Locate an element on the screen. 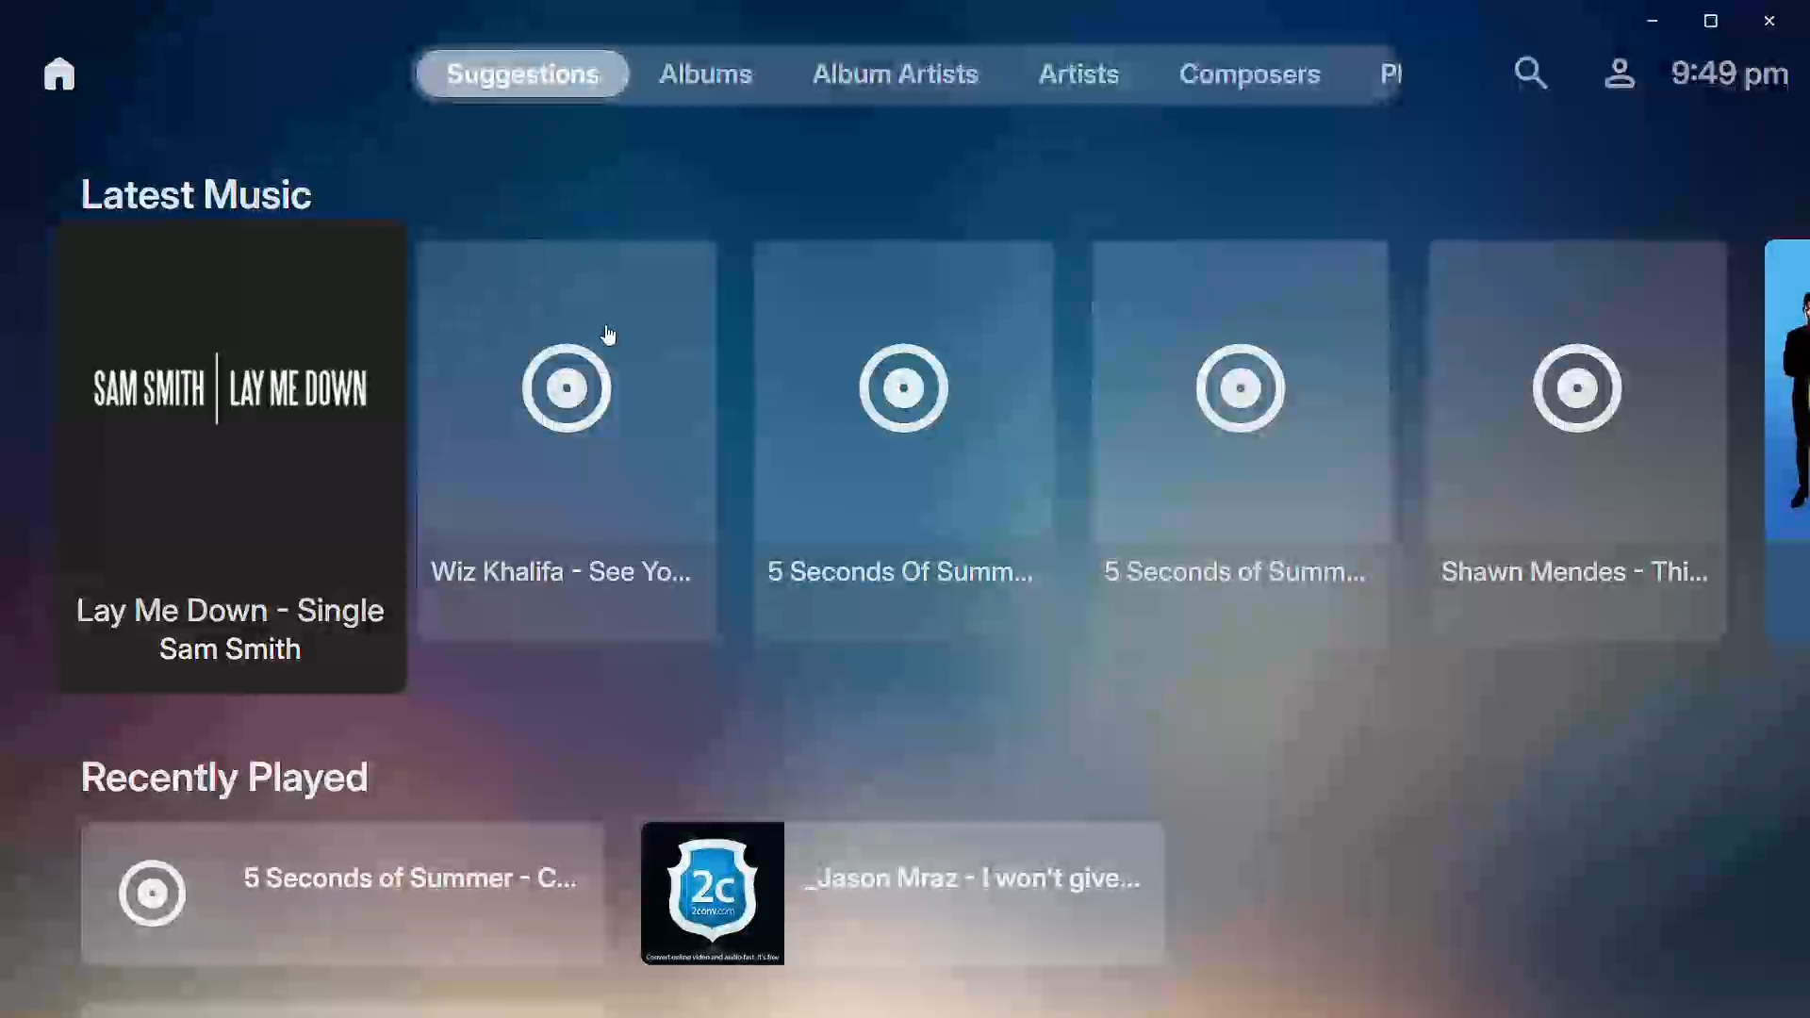 The width and height of the screenshot is (1810, 1018). Wiz Khalifa is located at coordinates (568, 449).